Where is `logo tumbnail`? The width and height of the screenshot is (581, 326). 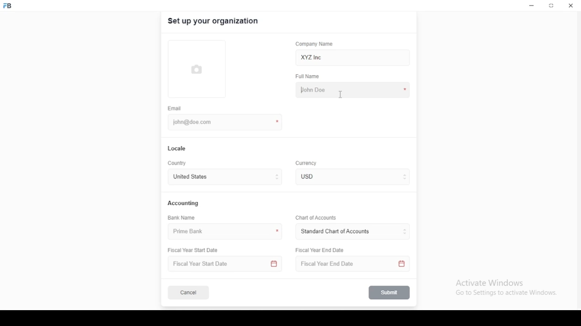 logo tumbnail is located at coordinates (198, 70).